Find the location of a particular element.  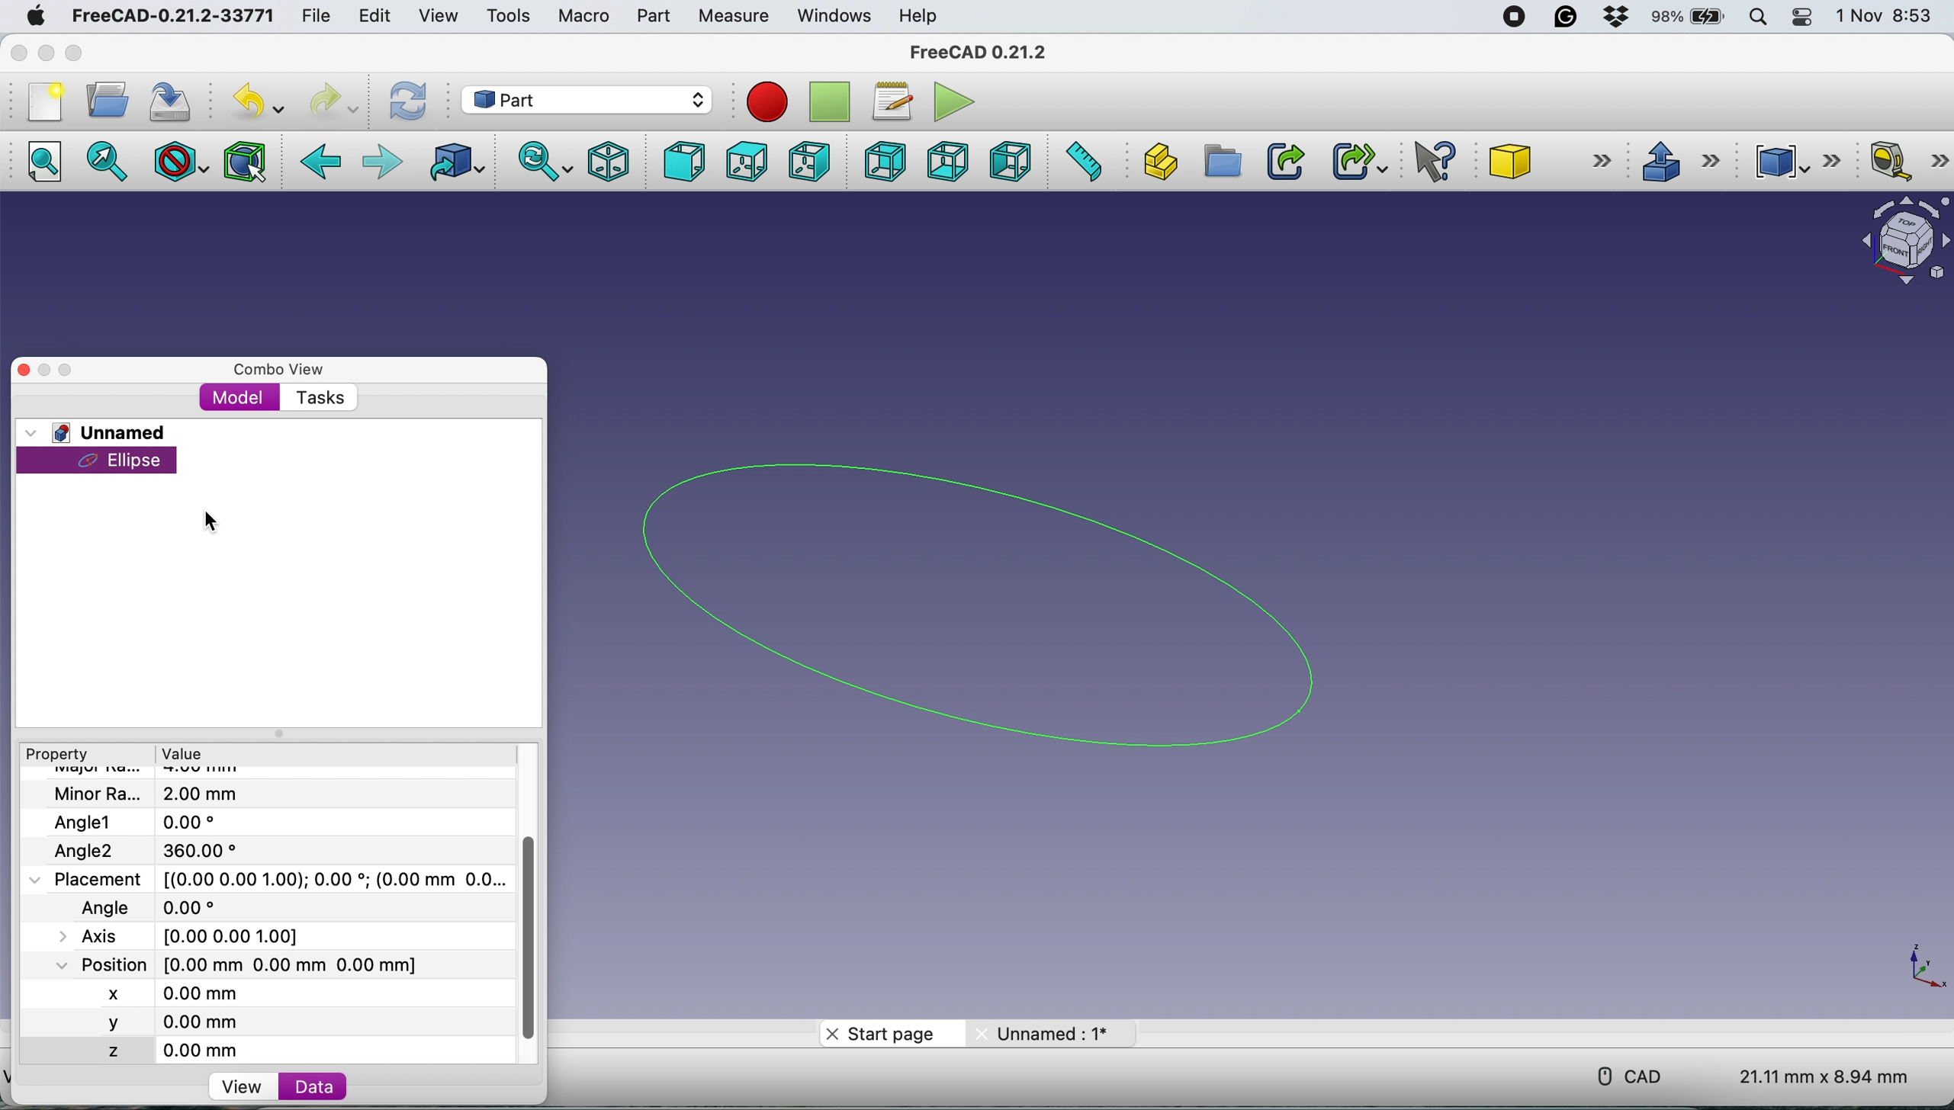

Angle1 is located at coordinates (138, 822).